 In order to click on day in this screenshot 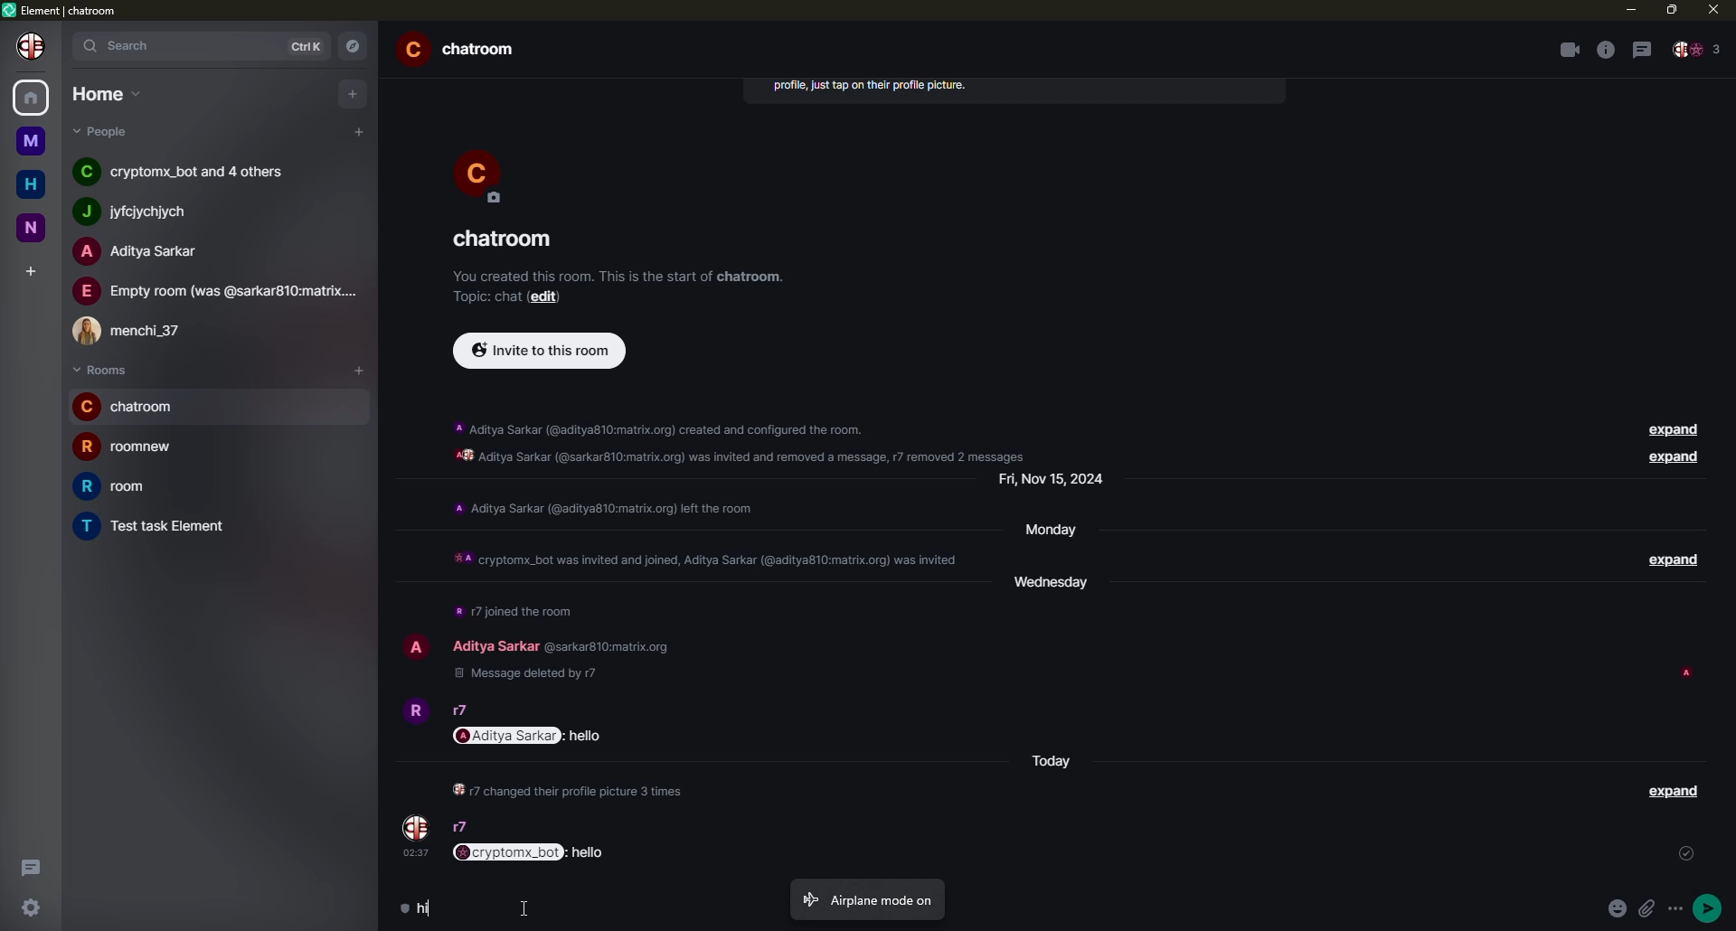, I will do `click(1058, 483)`.